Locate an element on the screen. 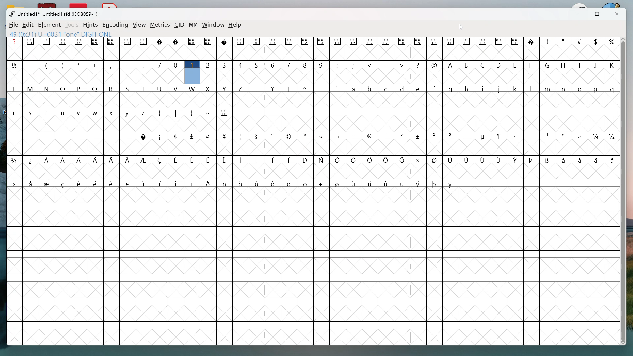 The width and height of the screenshot is (633, 356). symbol is located at coordinates (322, 184).